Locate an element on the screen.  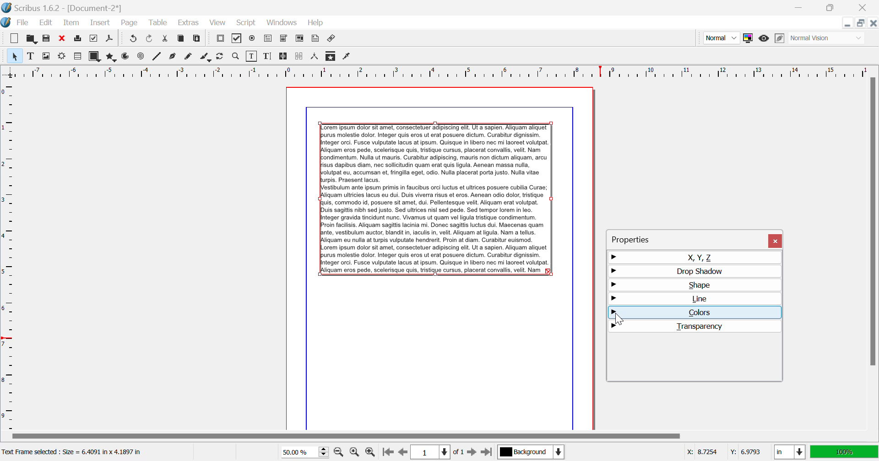
Page 1 of 1 is located at coordinates (436, 452).